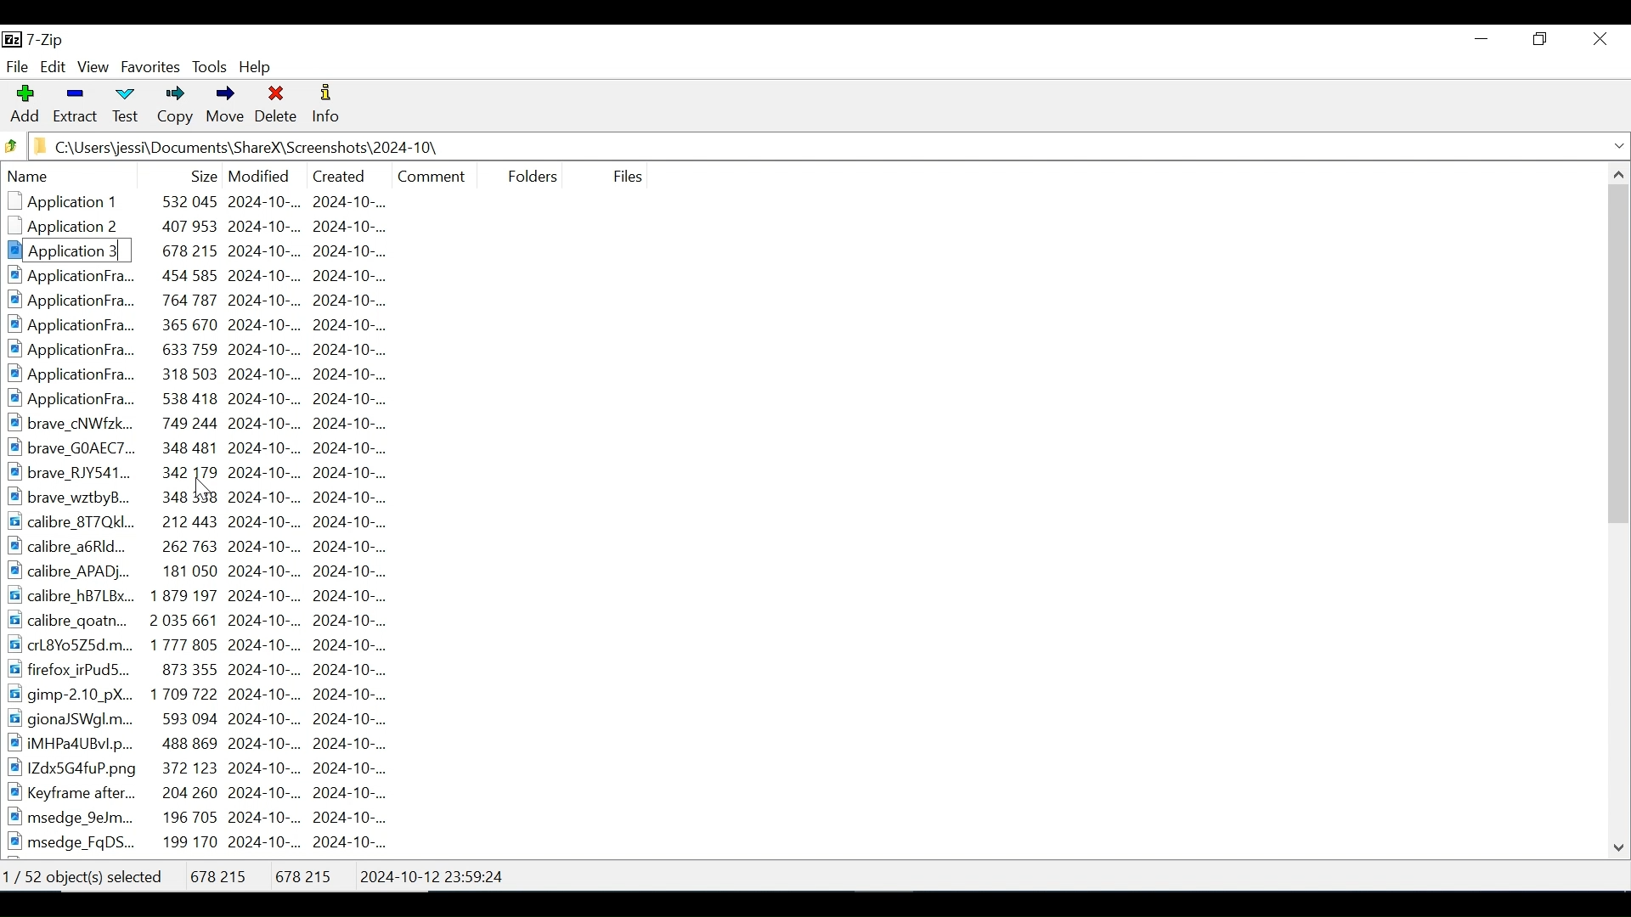  What do you see at coordinates (257, 66) in the screenshot?
I see `Help` at bounding box center [257, 66].